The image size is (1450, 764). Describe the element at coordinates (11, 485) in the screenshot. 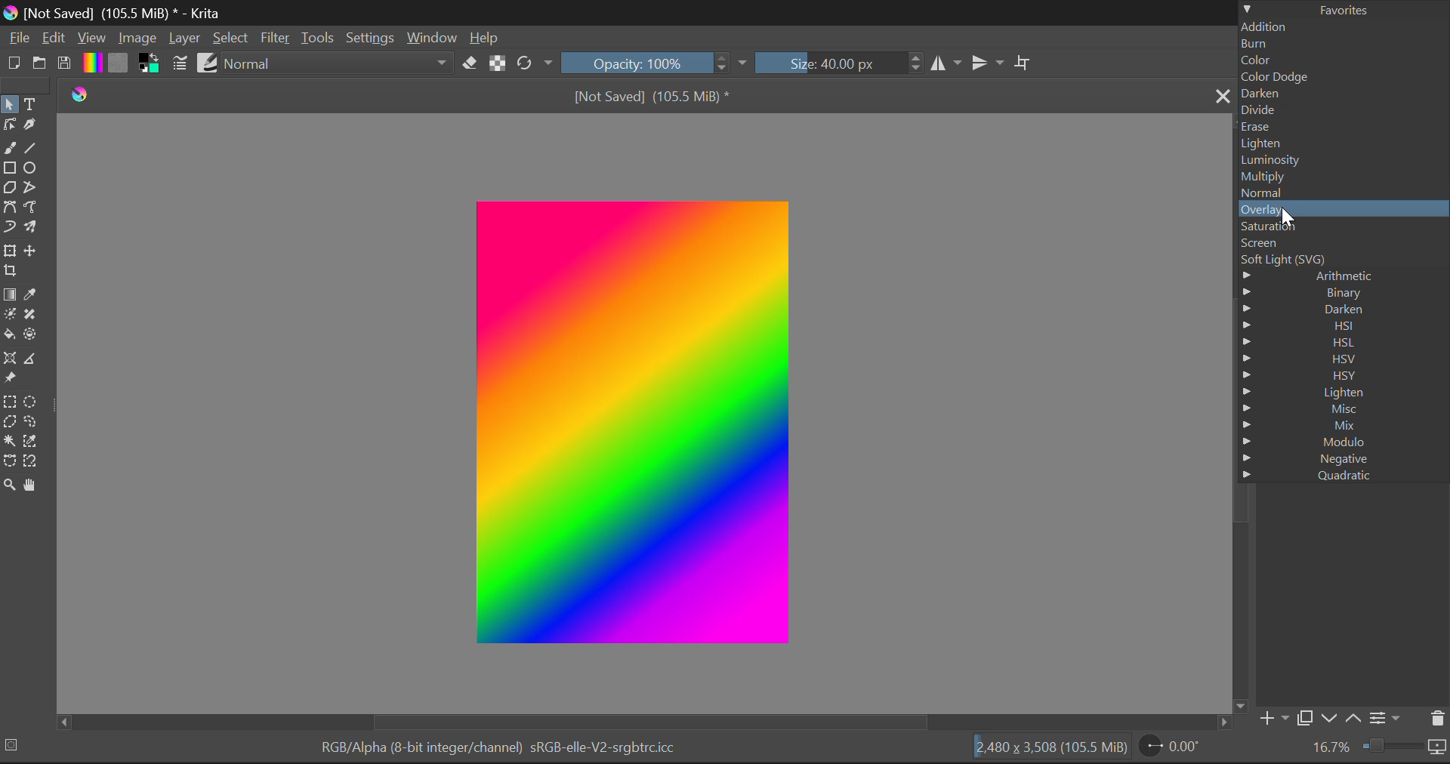

I see `Zoom` at that location.